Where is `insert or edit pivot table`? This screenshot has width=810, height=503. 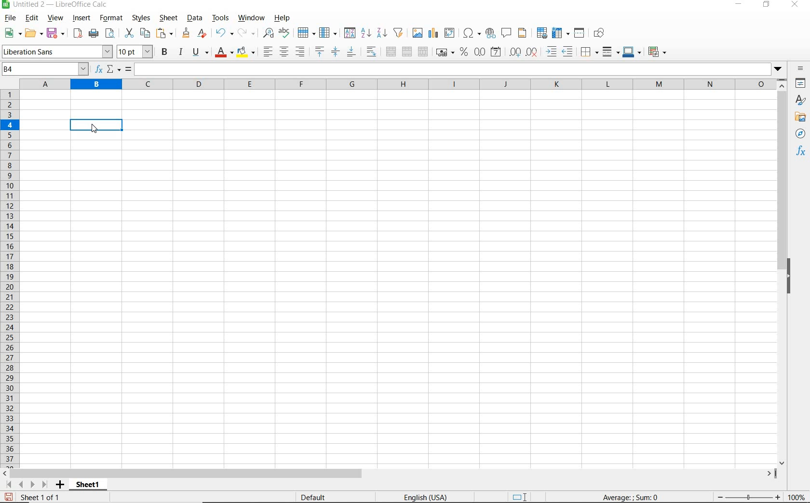 insert or edit pivot table is located at coordinates (451, 33).